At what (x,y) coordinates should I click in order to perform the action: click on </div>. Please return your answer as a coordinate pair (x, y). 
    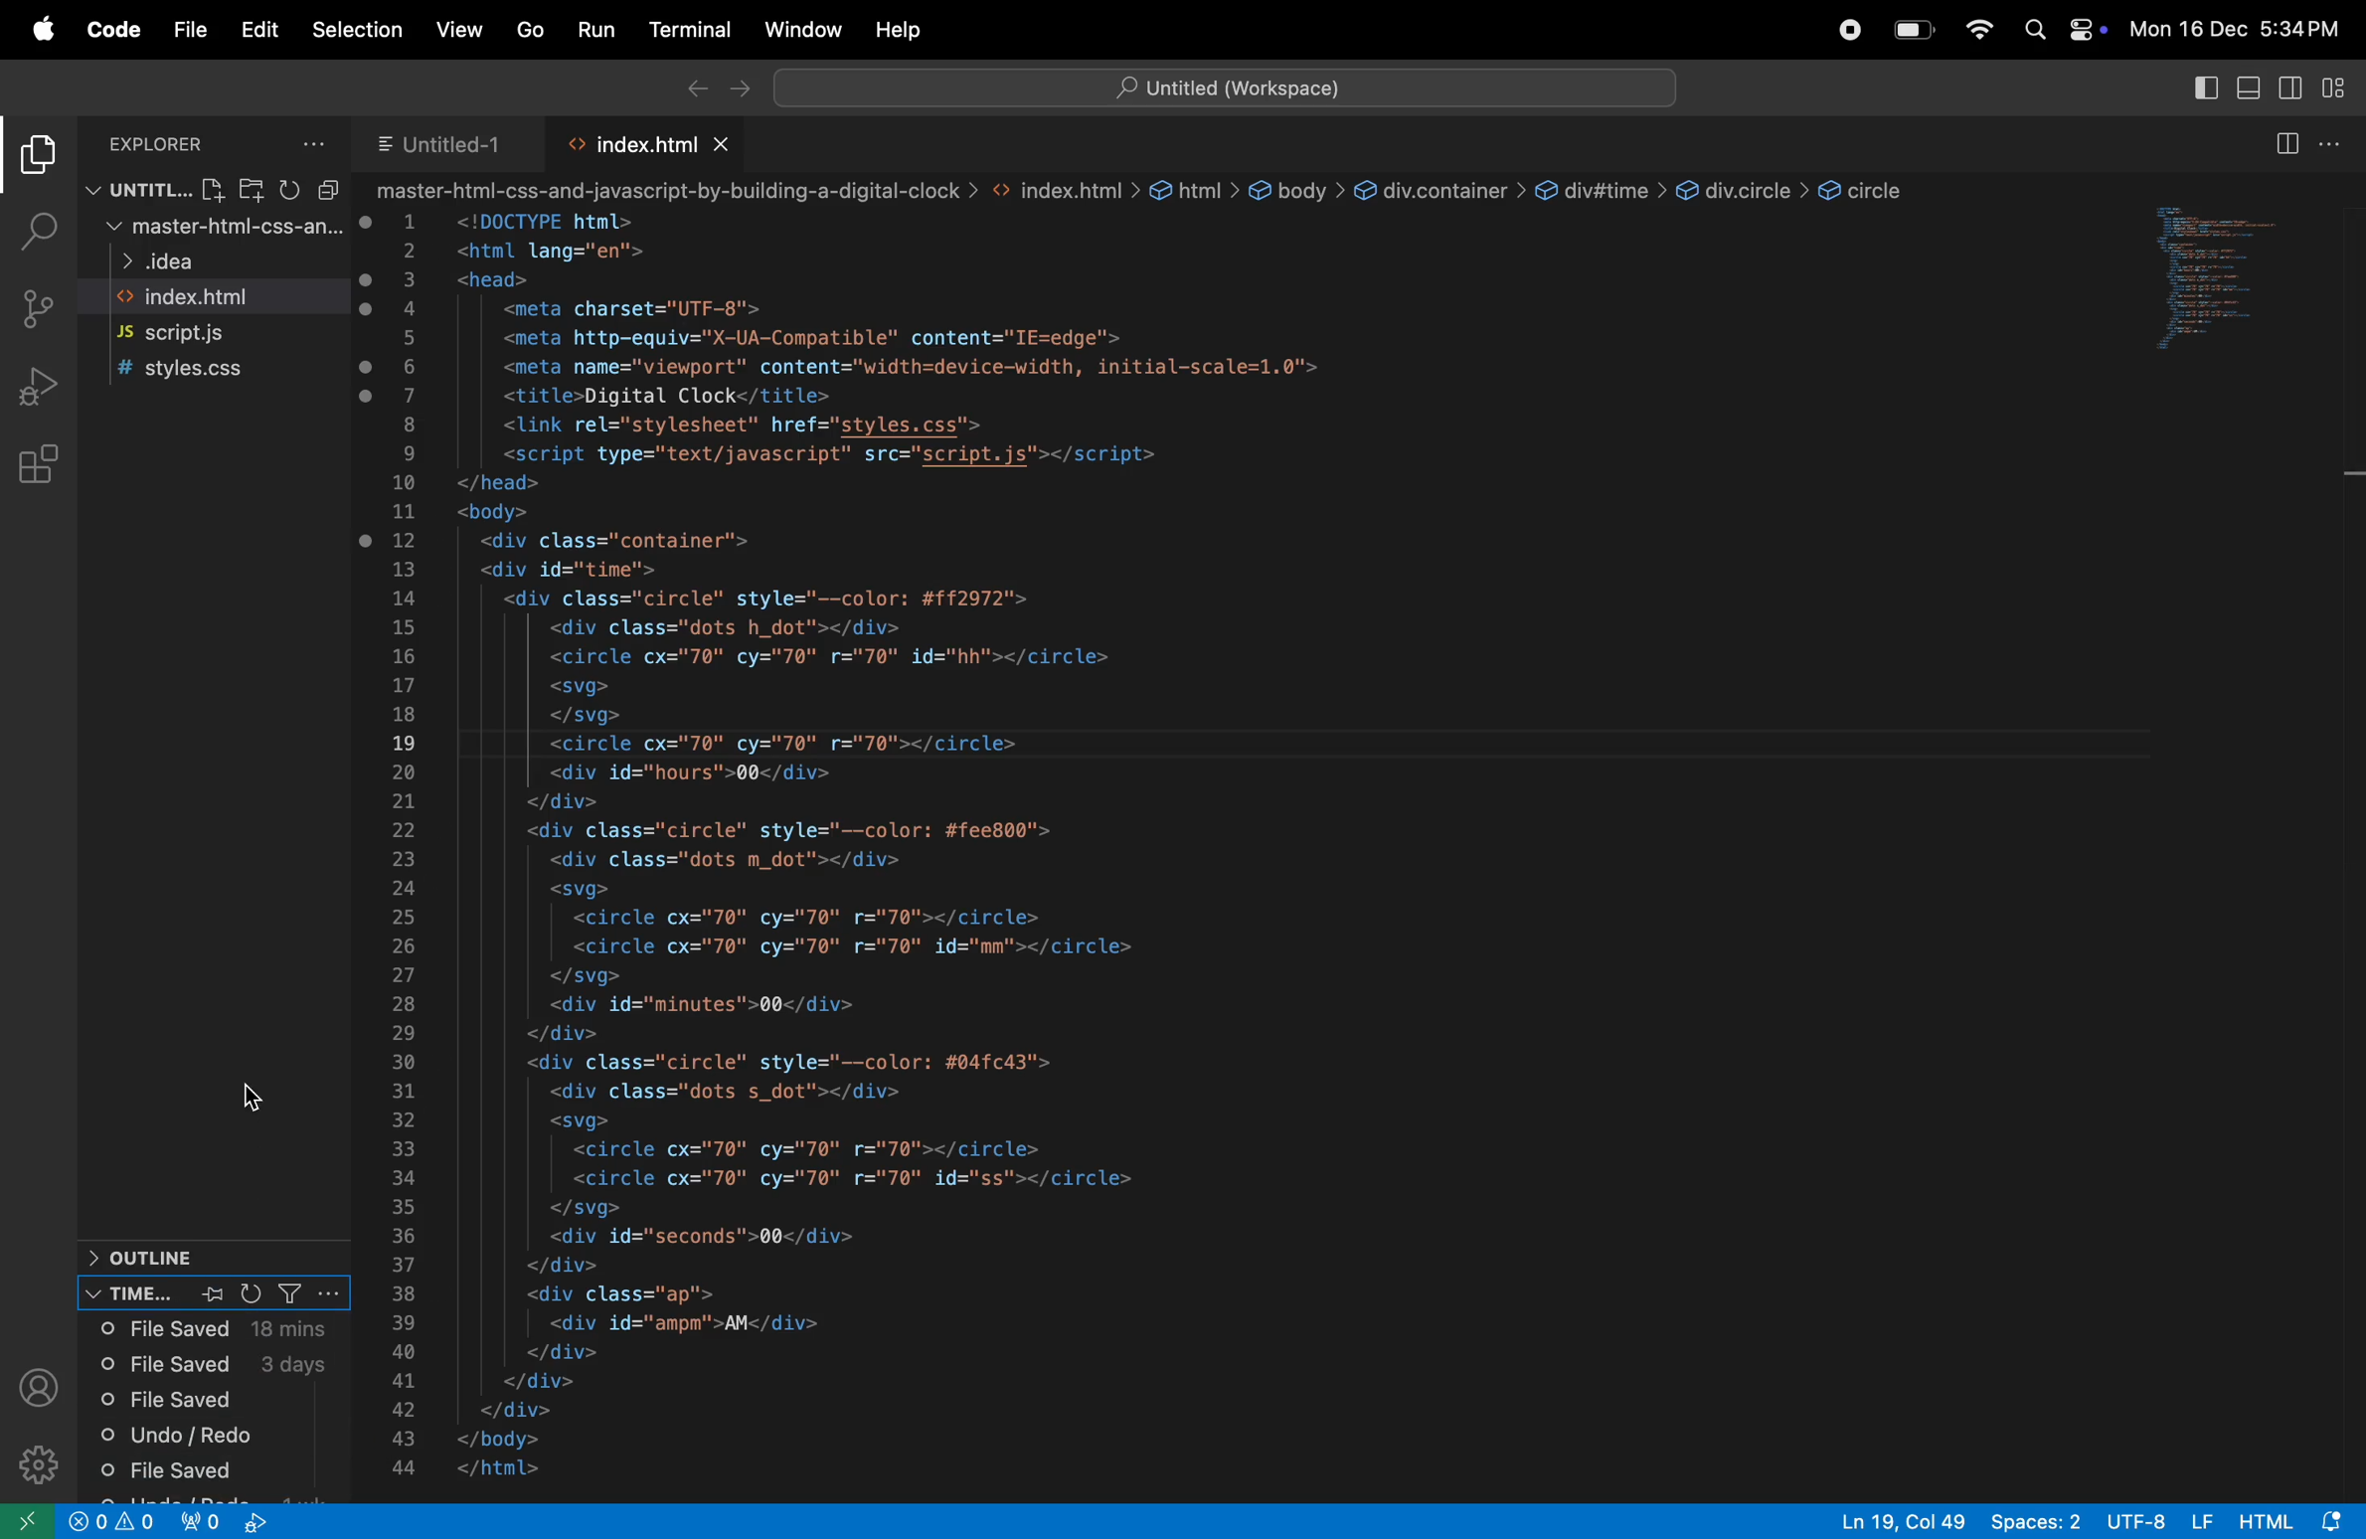
    Looking at the image, I should click on (536, 1407).